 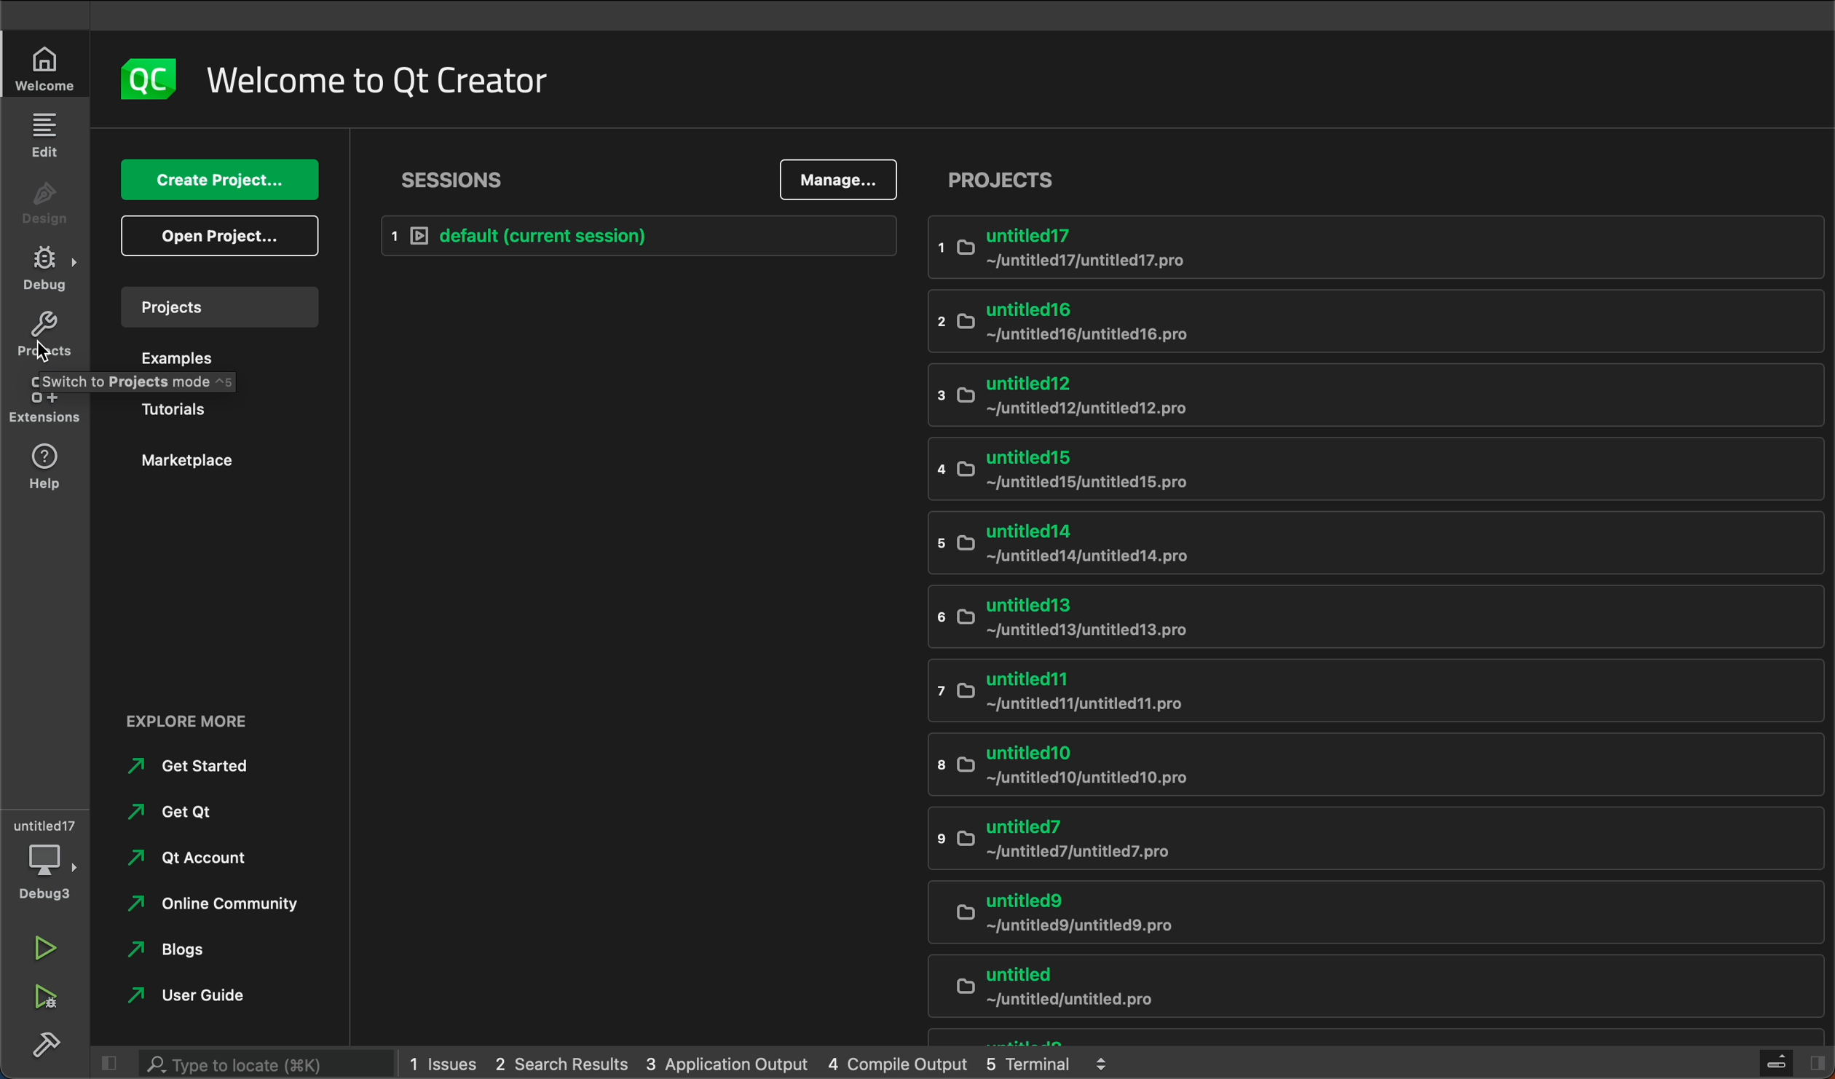 What do you see at coordinates (1371, 690) in the screenshot?
I see `untitled11` at bounding box center [1371, 690].